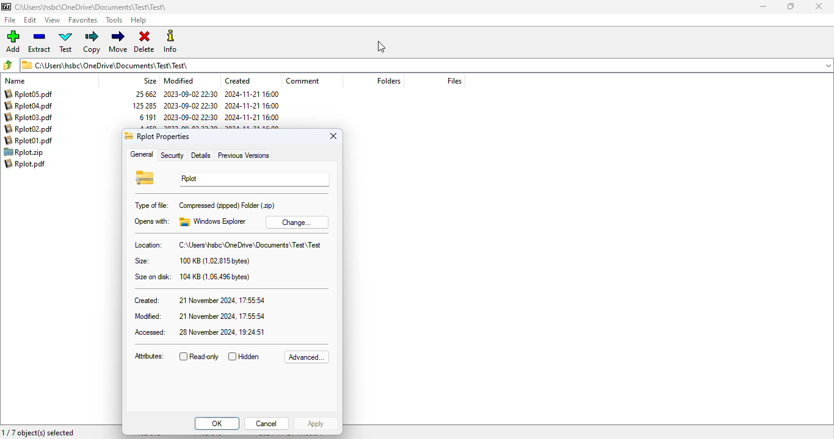 The image size is (834, 439). What do you see at coordinates (198, 357) in the screenshot?
I see `read-only` at bounding box center [198, 357].